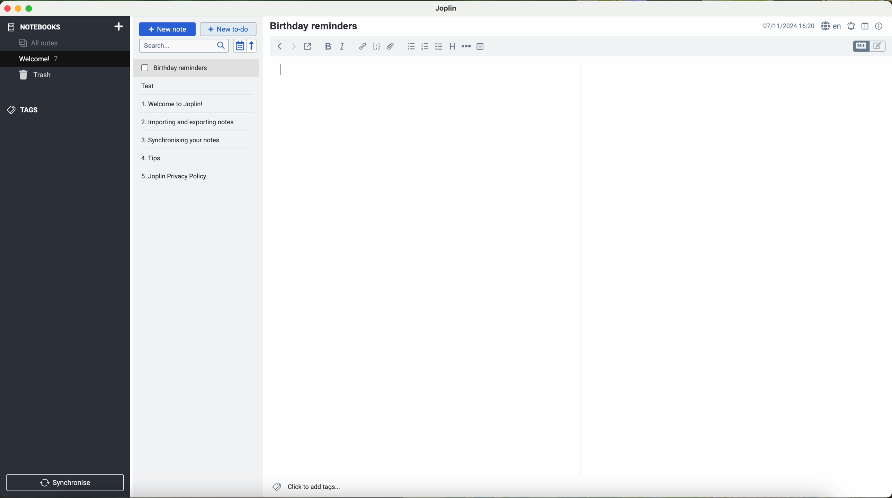 This screenshot has width=892, height=498. Describe the element at coordinates (377, 46) in the screenshot. I see `code` at that location.